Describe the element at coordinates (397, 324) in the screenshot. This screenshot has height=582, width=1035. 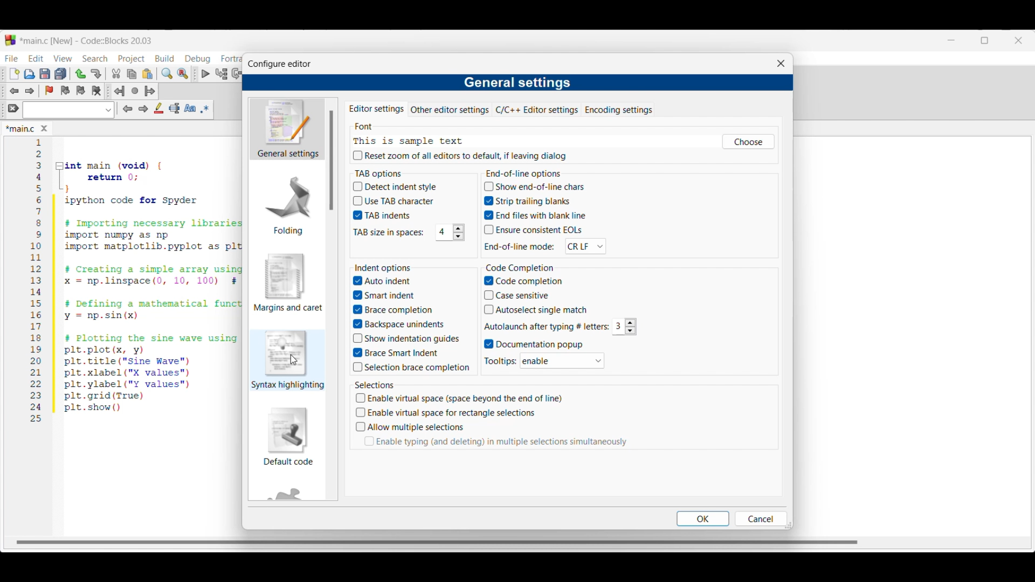
I see `Backspace unindents` at that location.